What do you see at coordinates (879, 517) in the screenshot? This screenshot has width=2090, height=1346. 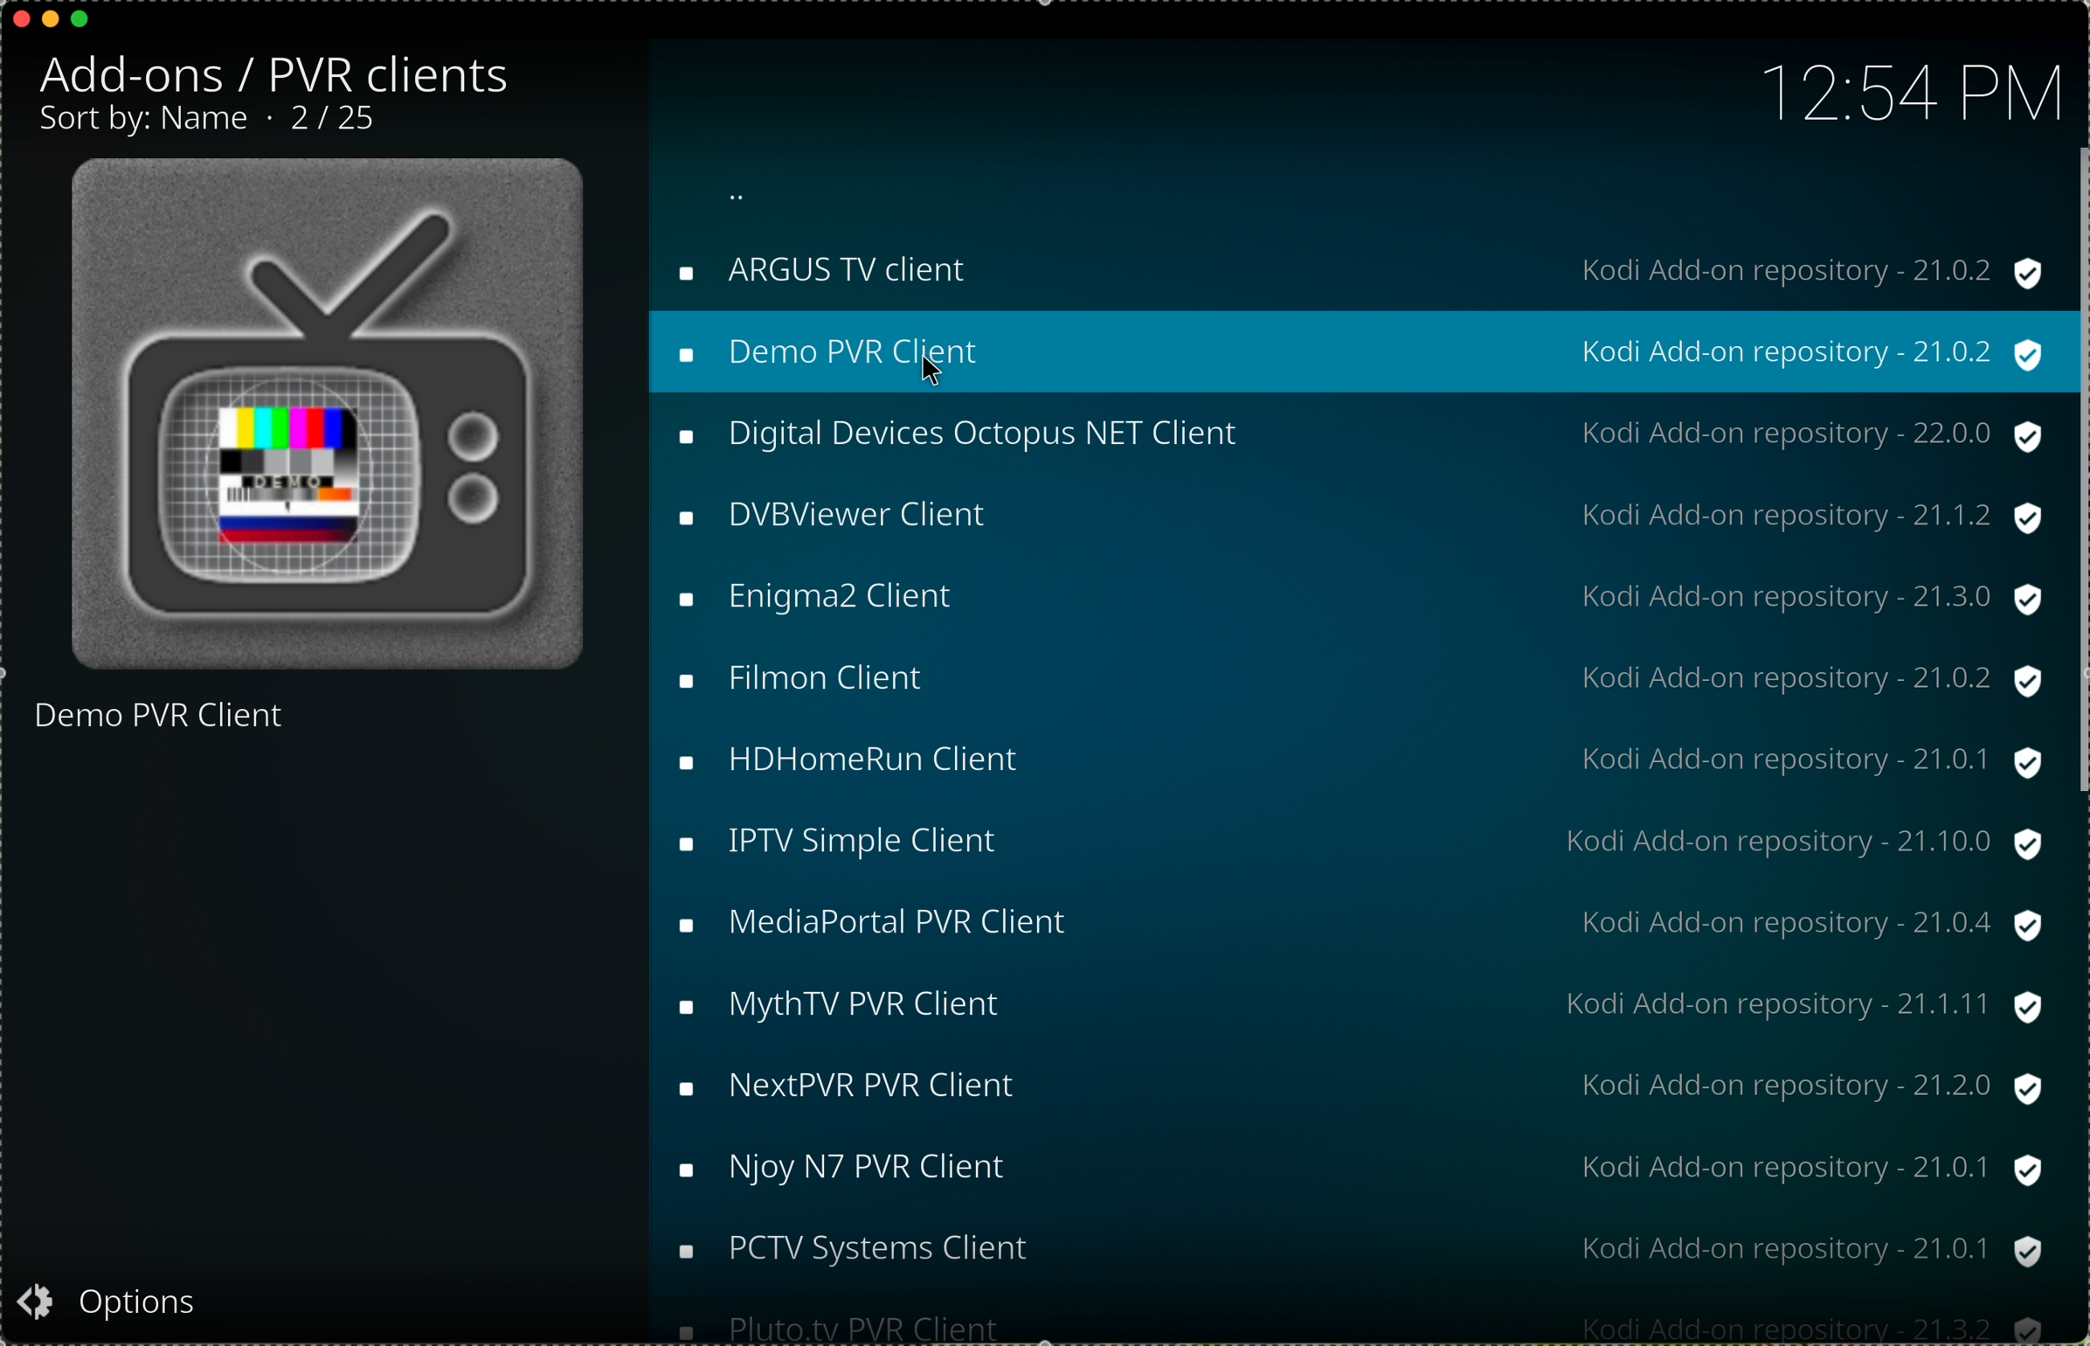 I see `DVBViewer client` at bounding box center [879, 517].